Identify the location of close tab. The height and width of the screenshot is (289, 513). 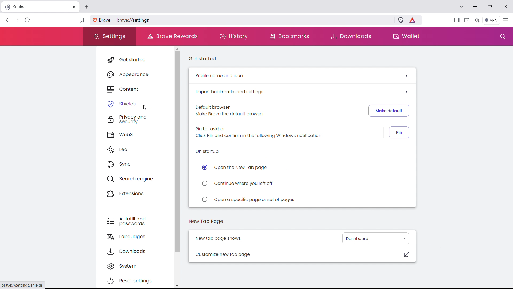
(74, 7).